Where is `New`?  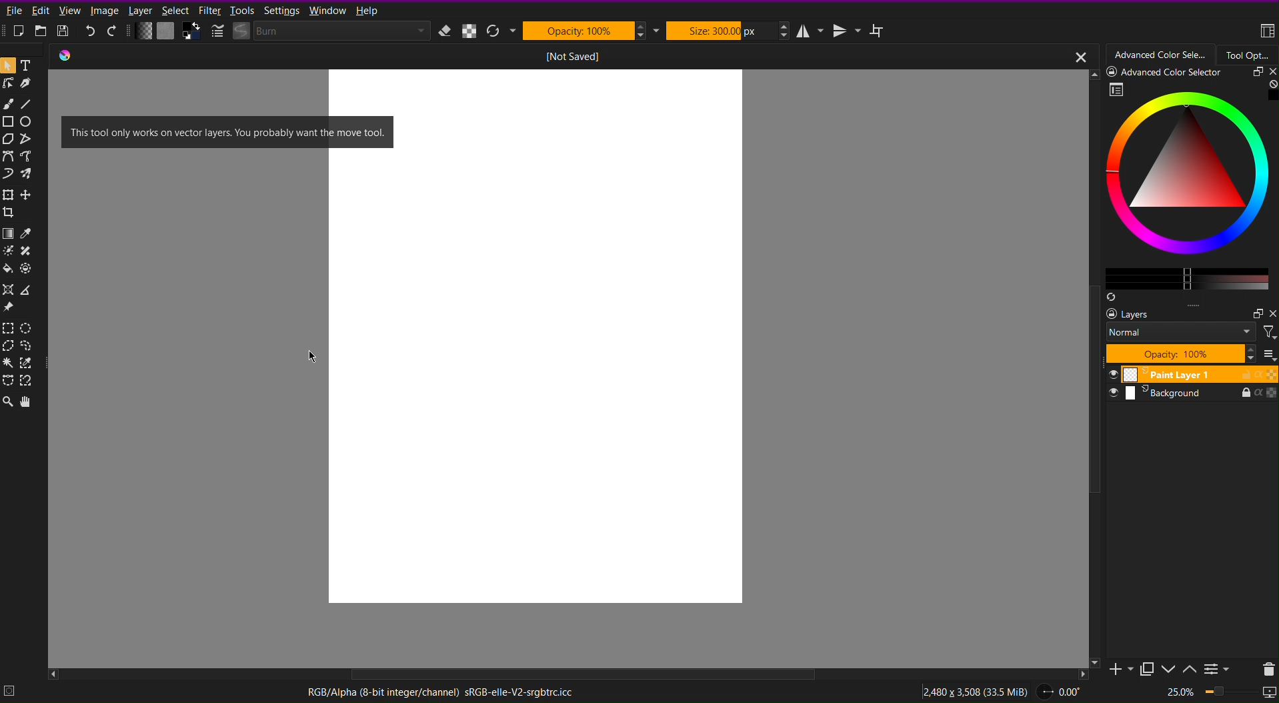 New is located at coordinates (20, 31).